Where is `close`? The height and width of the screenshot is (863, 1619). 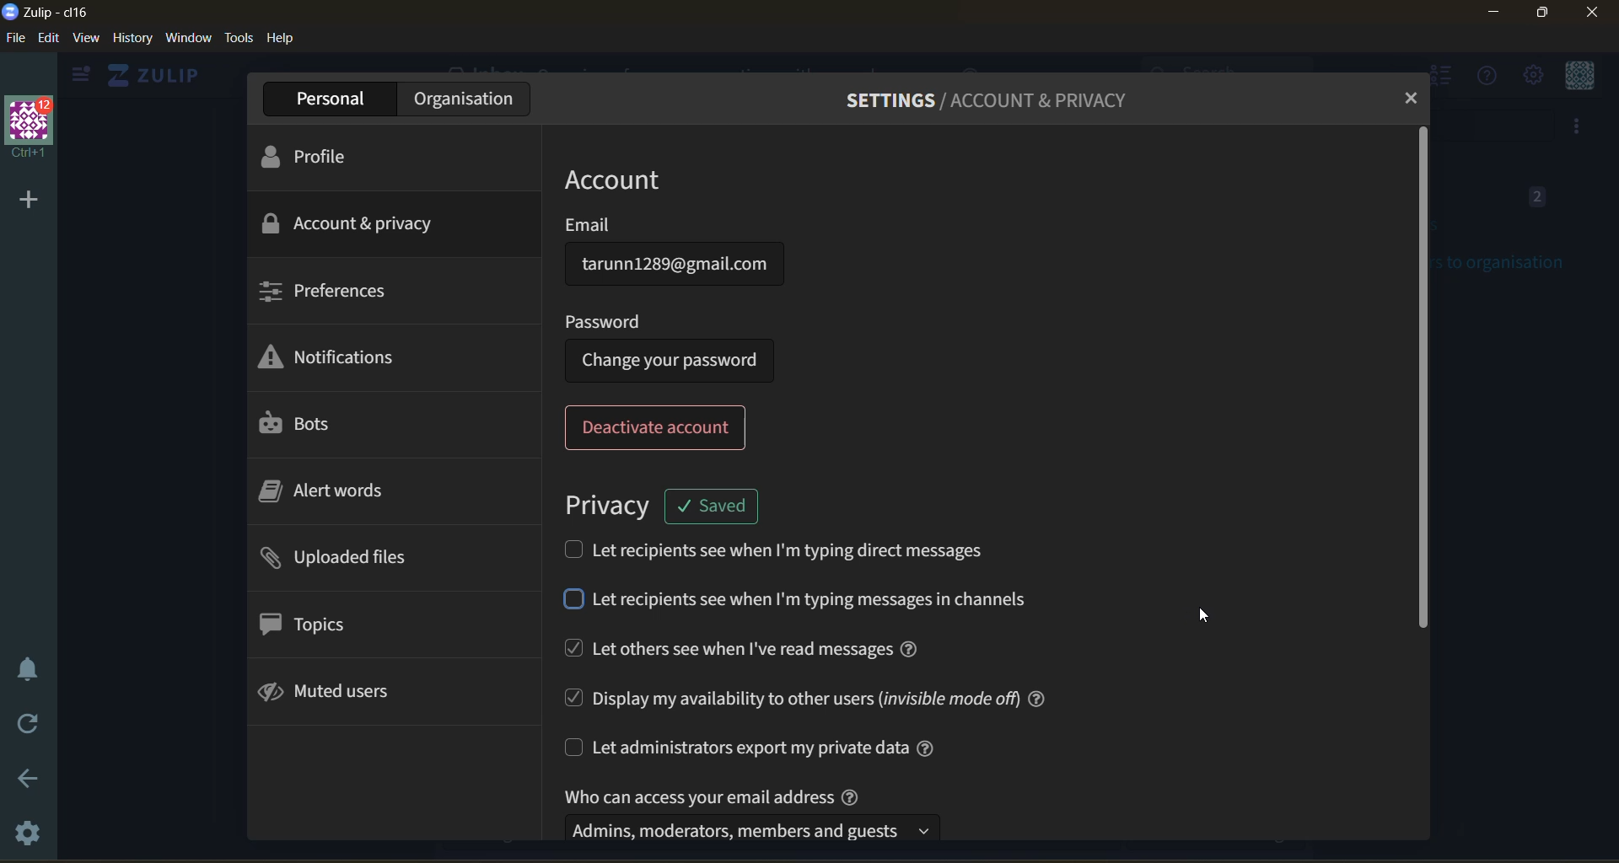
close is located at coordinates (1595, 13).